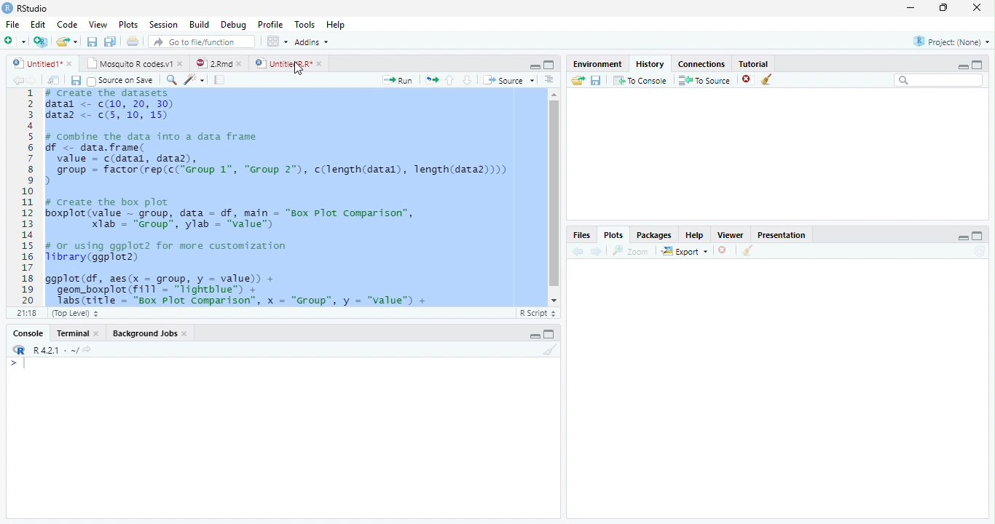 This screenshot has width=995, height=524. What do you see at coordinates (978, 65) in the screenshot?
I see `Maximize` at bounding box center [978, 65].